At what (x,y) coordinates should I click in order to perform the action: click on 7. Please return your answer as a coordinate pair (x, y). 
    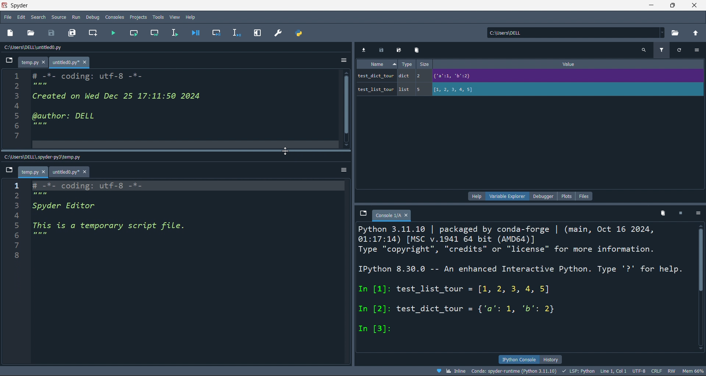
    Looking at the image, I should click on (21, 135).